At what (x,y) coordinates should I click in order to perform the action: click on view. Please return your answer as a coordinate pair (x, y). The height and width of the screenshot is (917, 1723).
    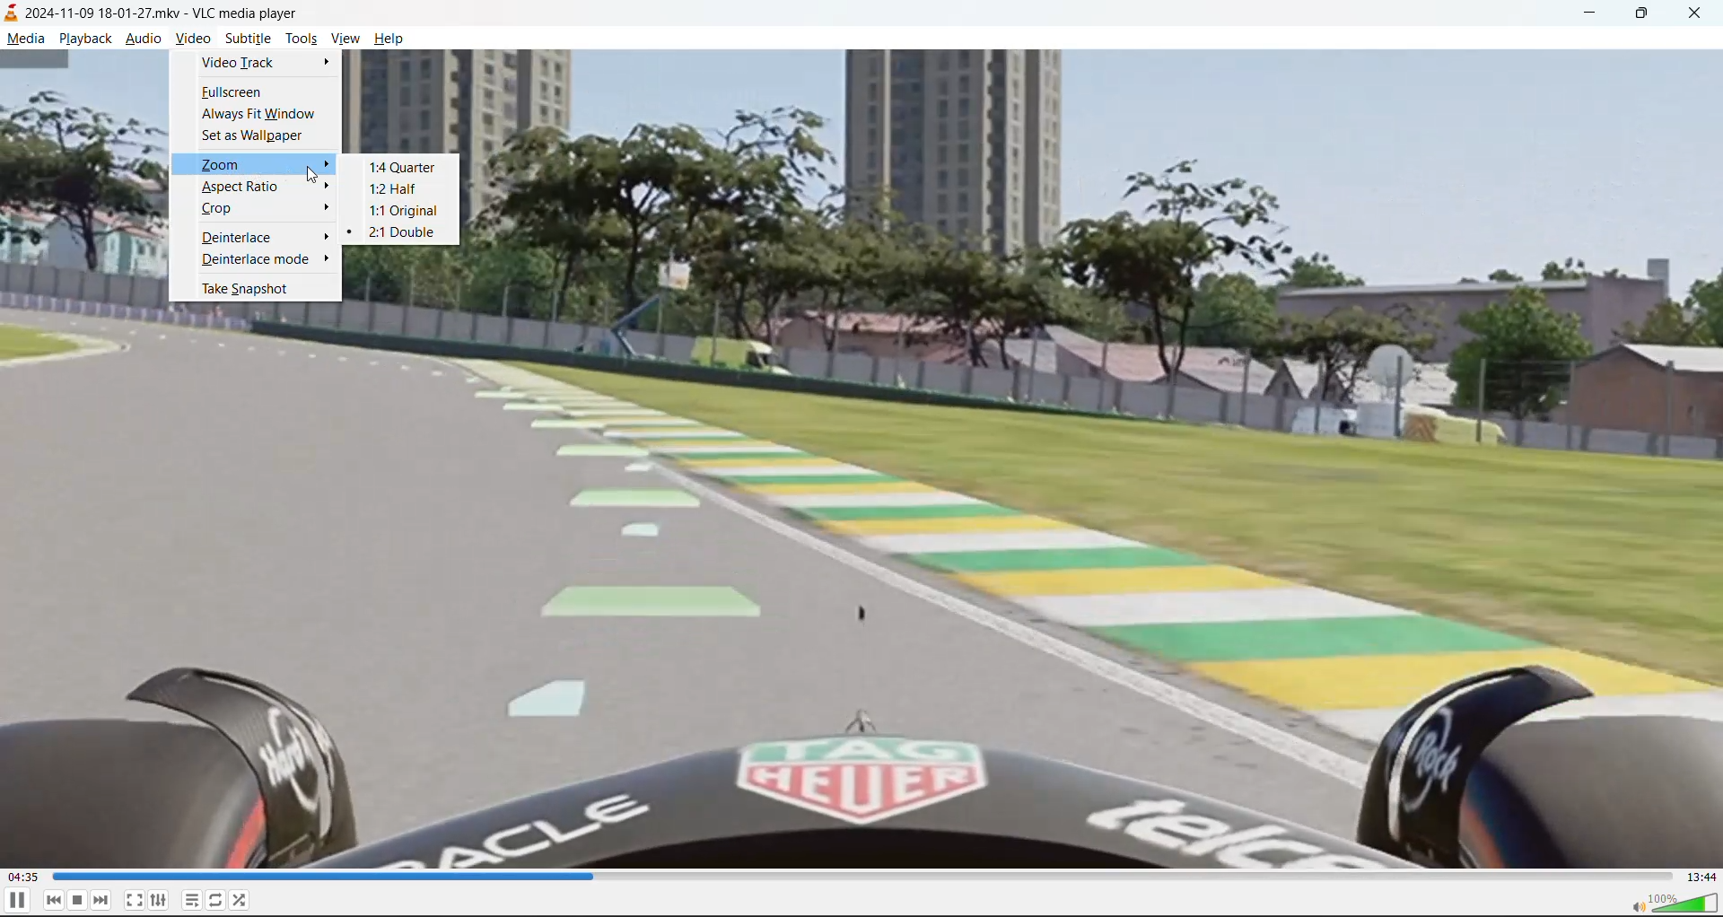
    Looking at the image, I should click on (342, 39).